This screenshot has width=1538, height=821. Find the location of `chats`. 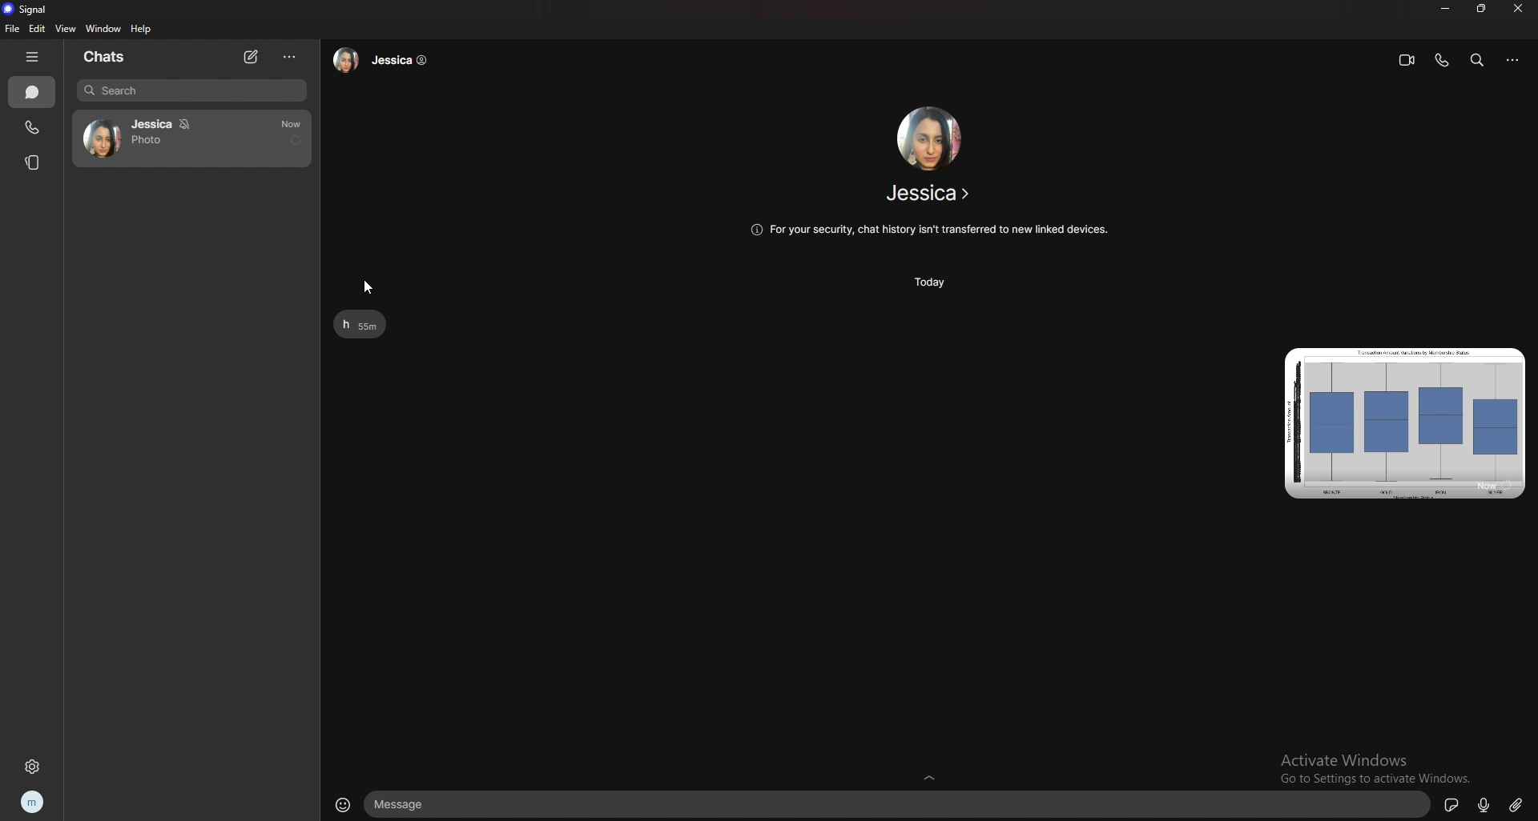

chats is located at coordinates (33, 92).